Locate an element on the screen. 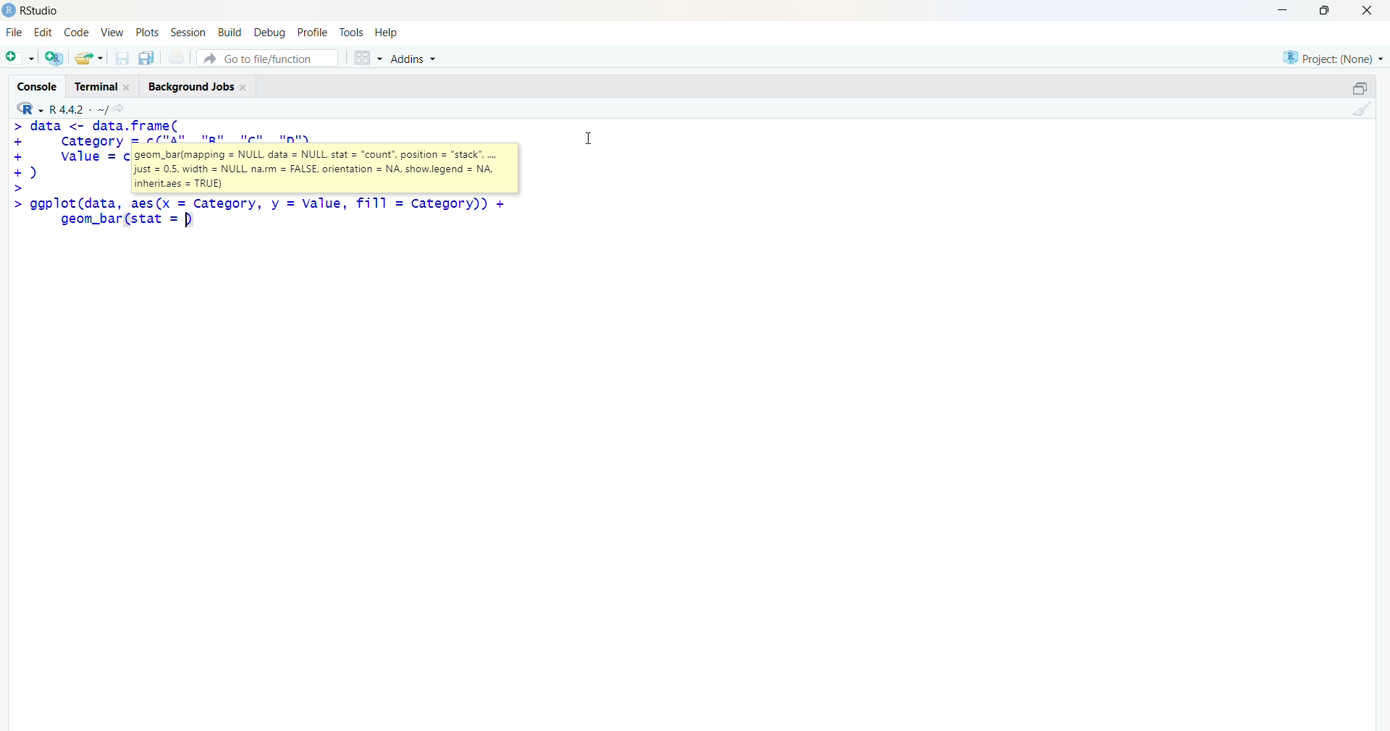  code - > data <- data.frame(+ category = c("A", "B", "Cc", "D"),+ value = c(10 12)© asic>> ggplot(data, aes(x = Category, y = Value, fill = category)) is located at coordinates (271, 174).